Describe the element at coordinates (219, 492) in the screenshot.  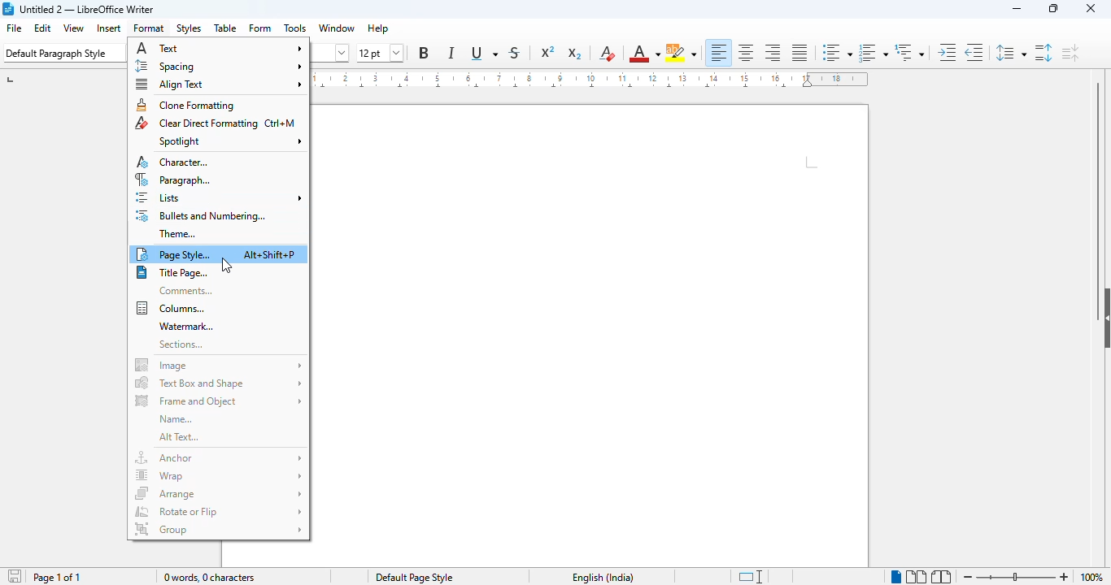
I see `arrange` at that location.